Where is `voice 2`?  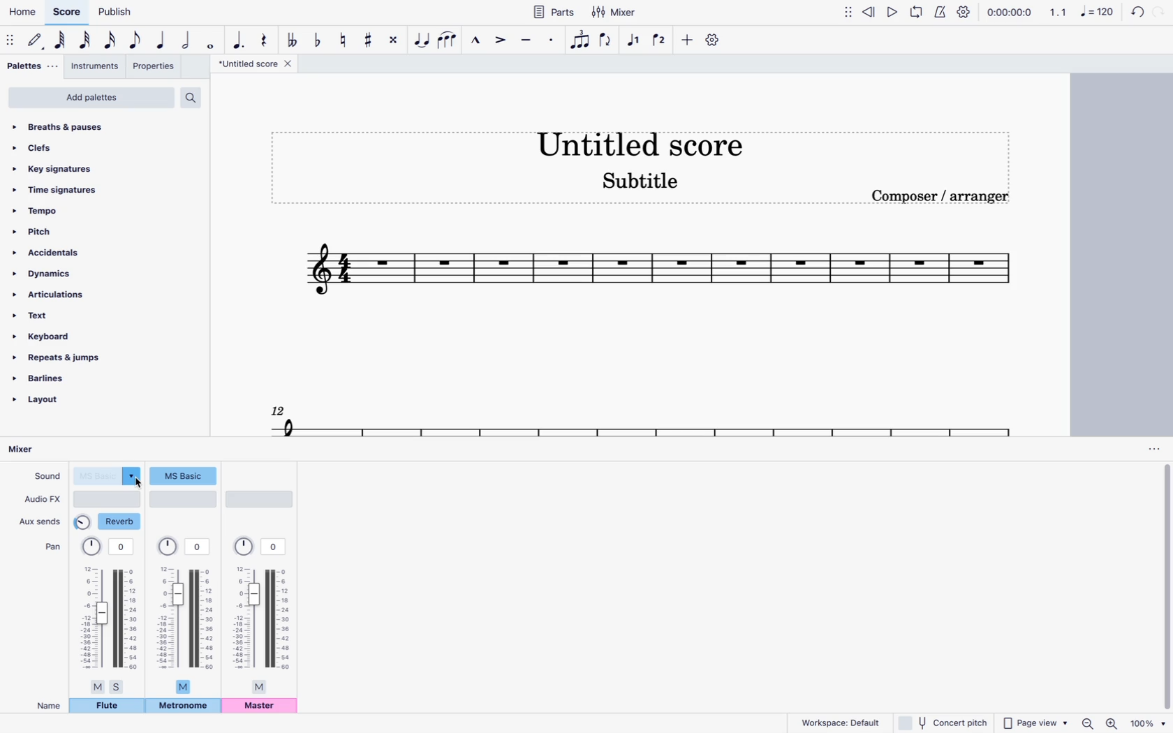
voice 2 is located at coordinates (661, 39).